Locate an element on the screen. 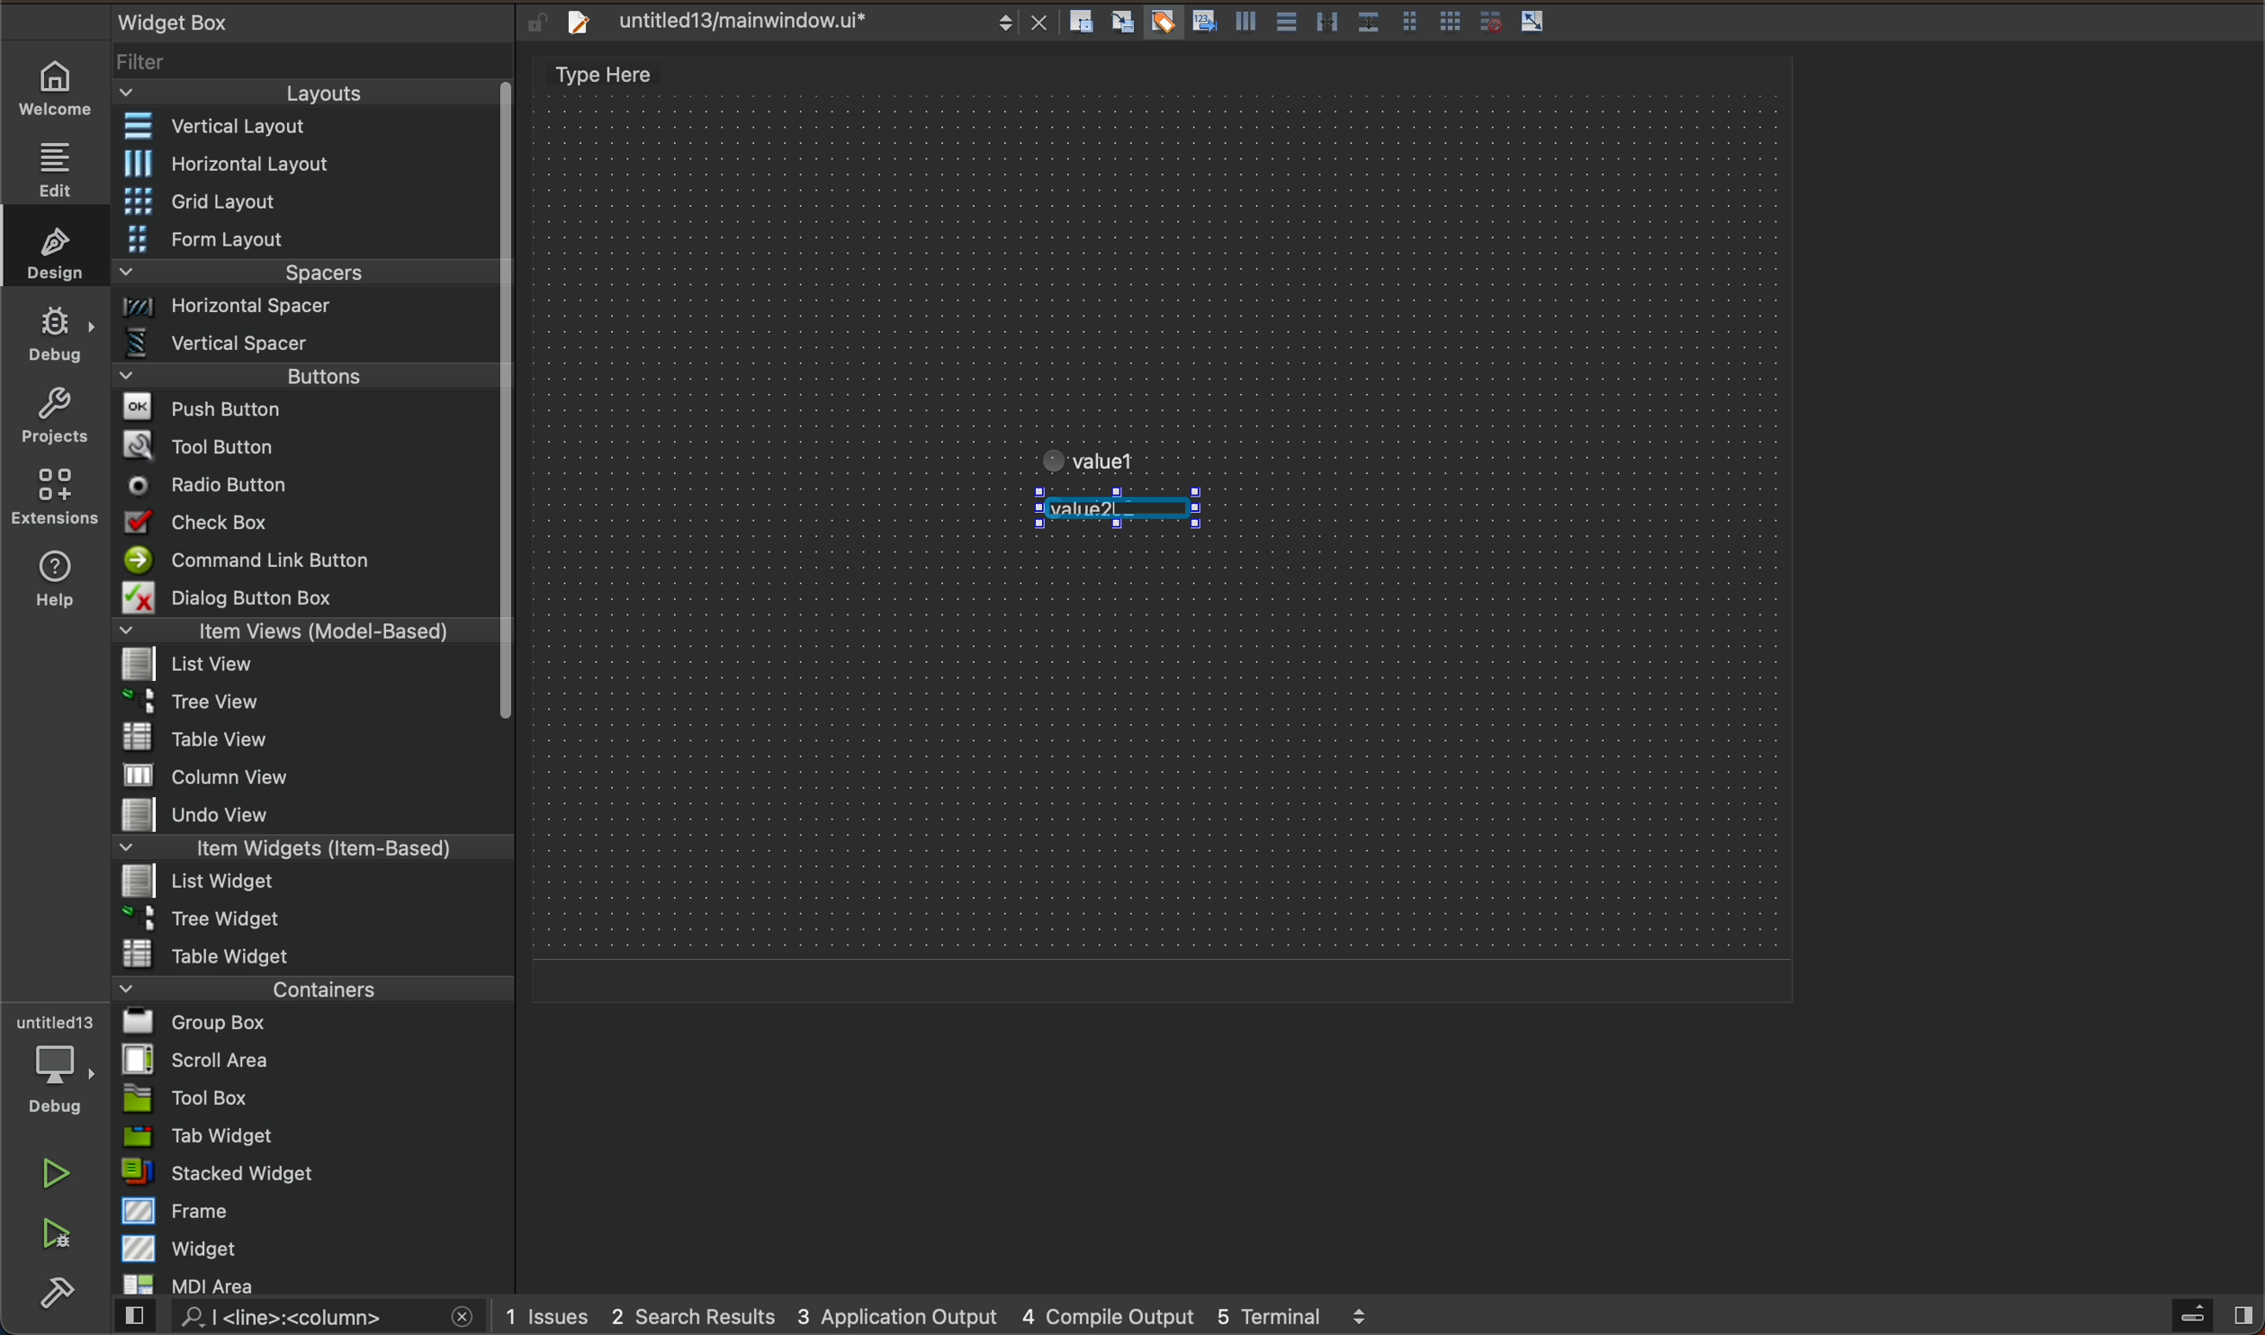 Image resolution: width=2265 pixels, height=1335 pixels. stacked widget is located at coordinates (314, 1172).